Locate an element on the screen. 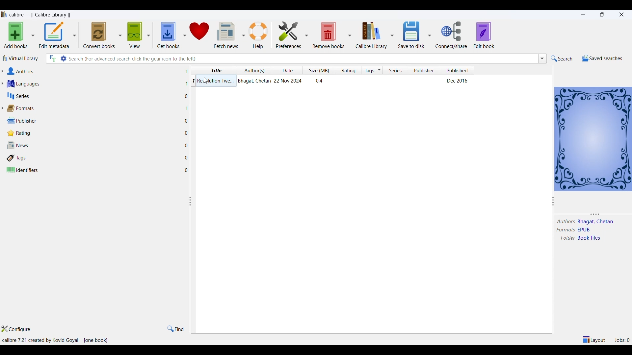 The width and height of the screenshot is (632, 355). close is located at coordinates (623, 15).